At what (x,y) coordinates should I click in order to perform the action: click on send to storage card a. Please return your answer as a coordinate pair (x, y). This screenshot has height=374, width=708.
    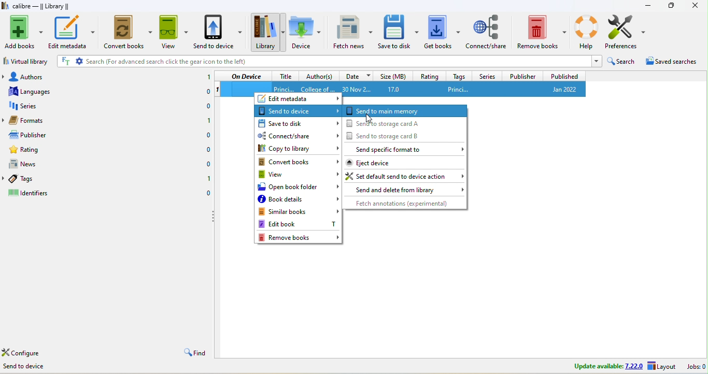
    Looking at the image, I should click on (406, 123).